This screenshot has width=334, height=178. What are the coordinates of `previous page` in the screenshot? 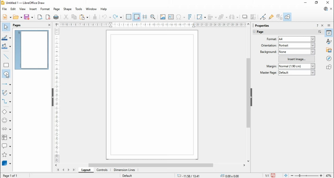 It's located at (64, 170).